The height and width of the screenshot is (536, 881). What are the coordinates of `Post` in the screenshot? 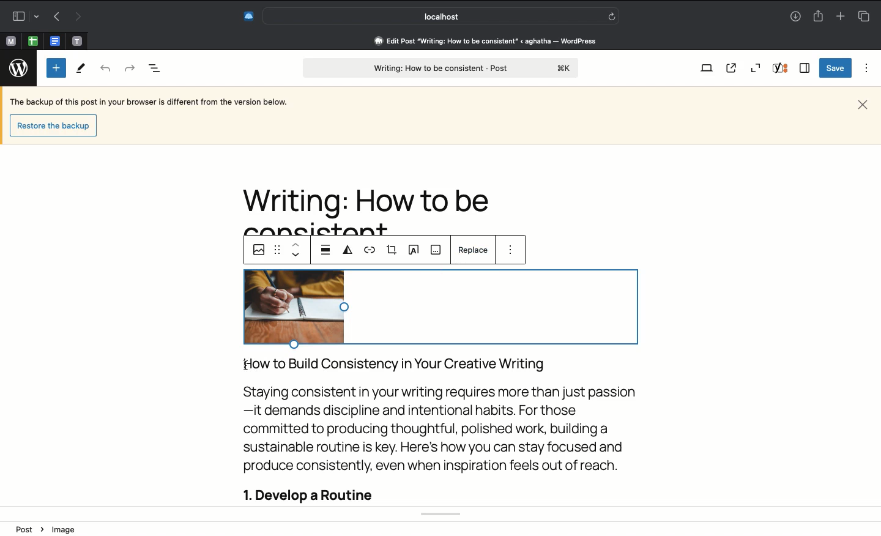 It's located at (438, 68).